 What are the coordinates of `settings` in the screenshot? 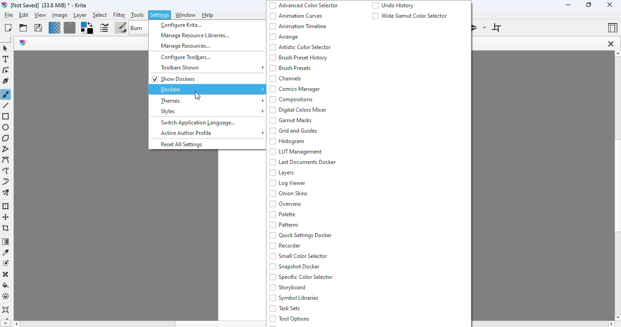 It's located at (160, 15).